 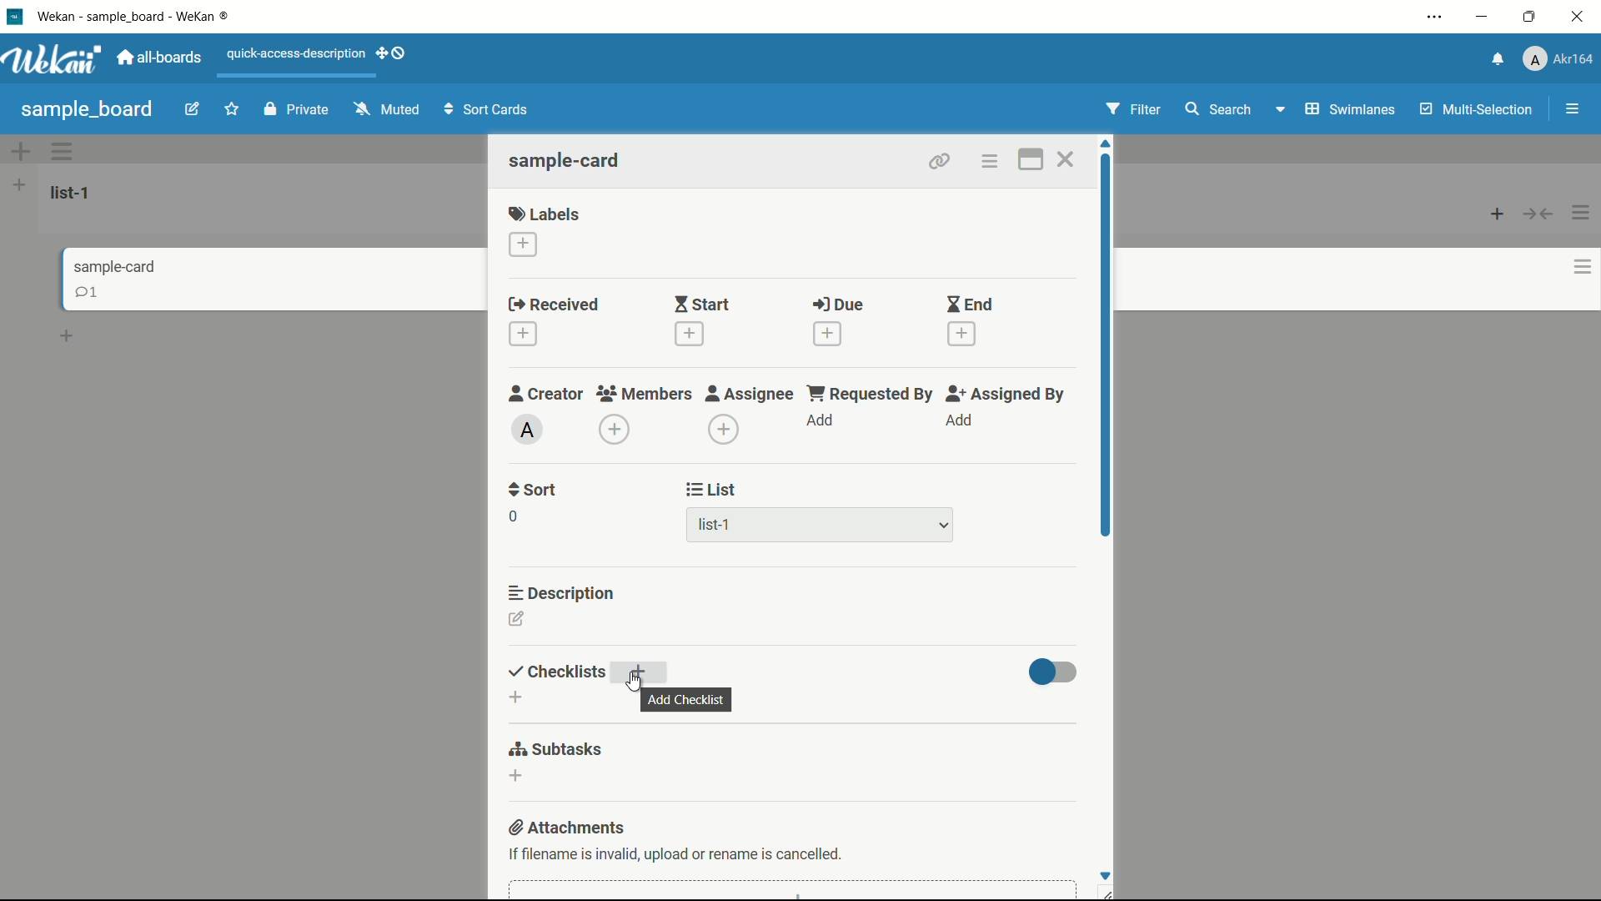 I want to click on copy card link to clipboard, so click(x=940, y=163).